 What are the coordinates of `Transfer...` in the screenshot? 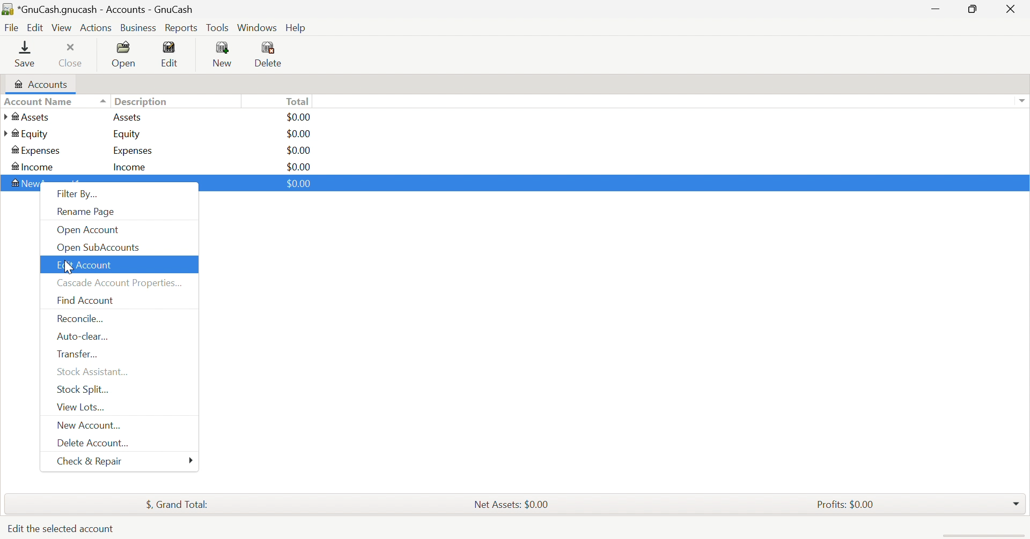 It's located at (78, 354).